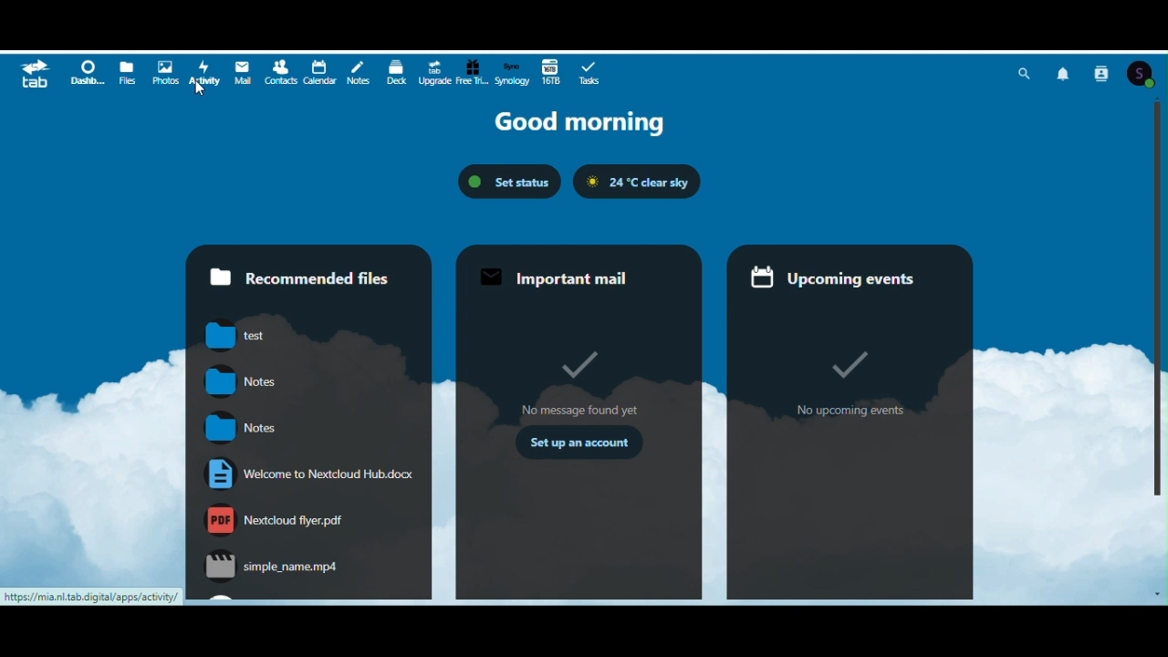 The image size is (1168, 657). What do you see at coordinates (318, 72) in the screenshot?
I see `Calendar` at bounding box center [318, 72].